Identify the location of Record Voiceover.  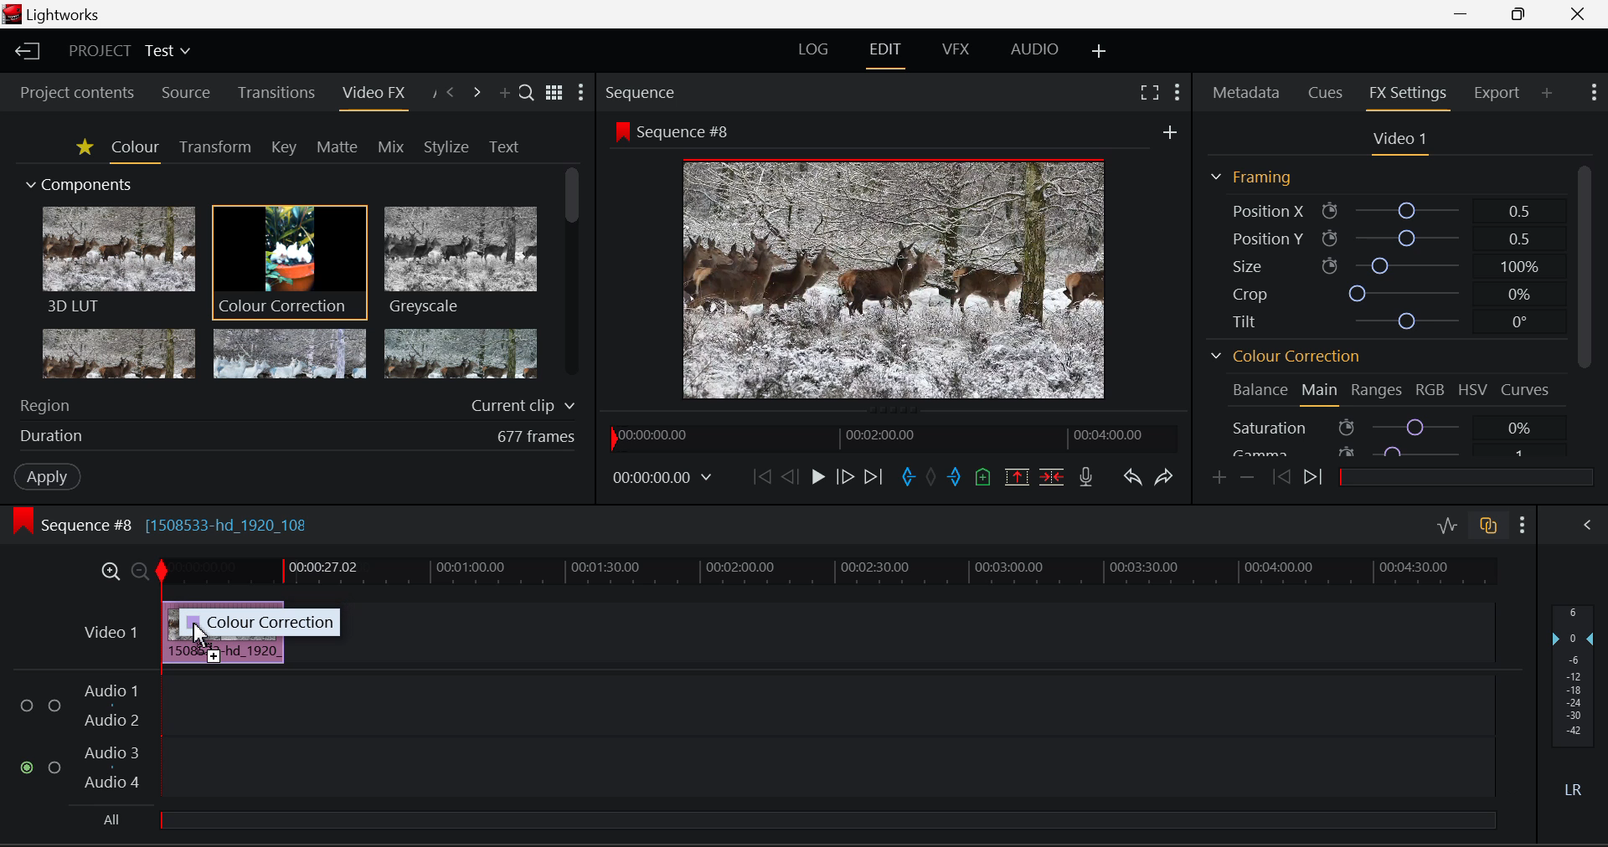
(1087, 477).